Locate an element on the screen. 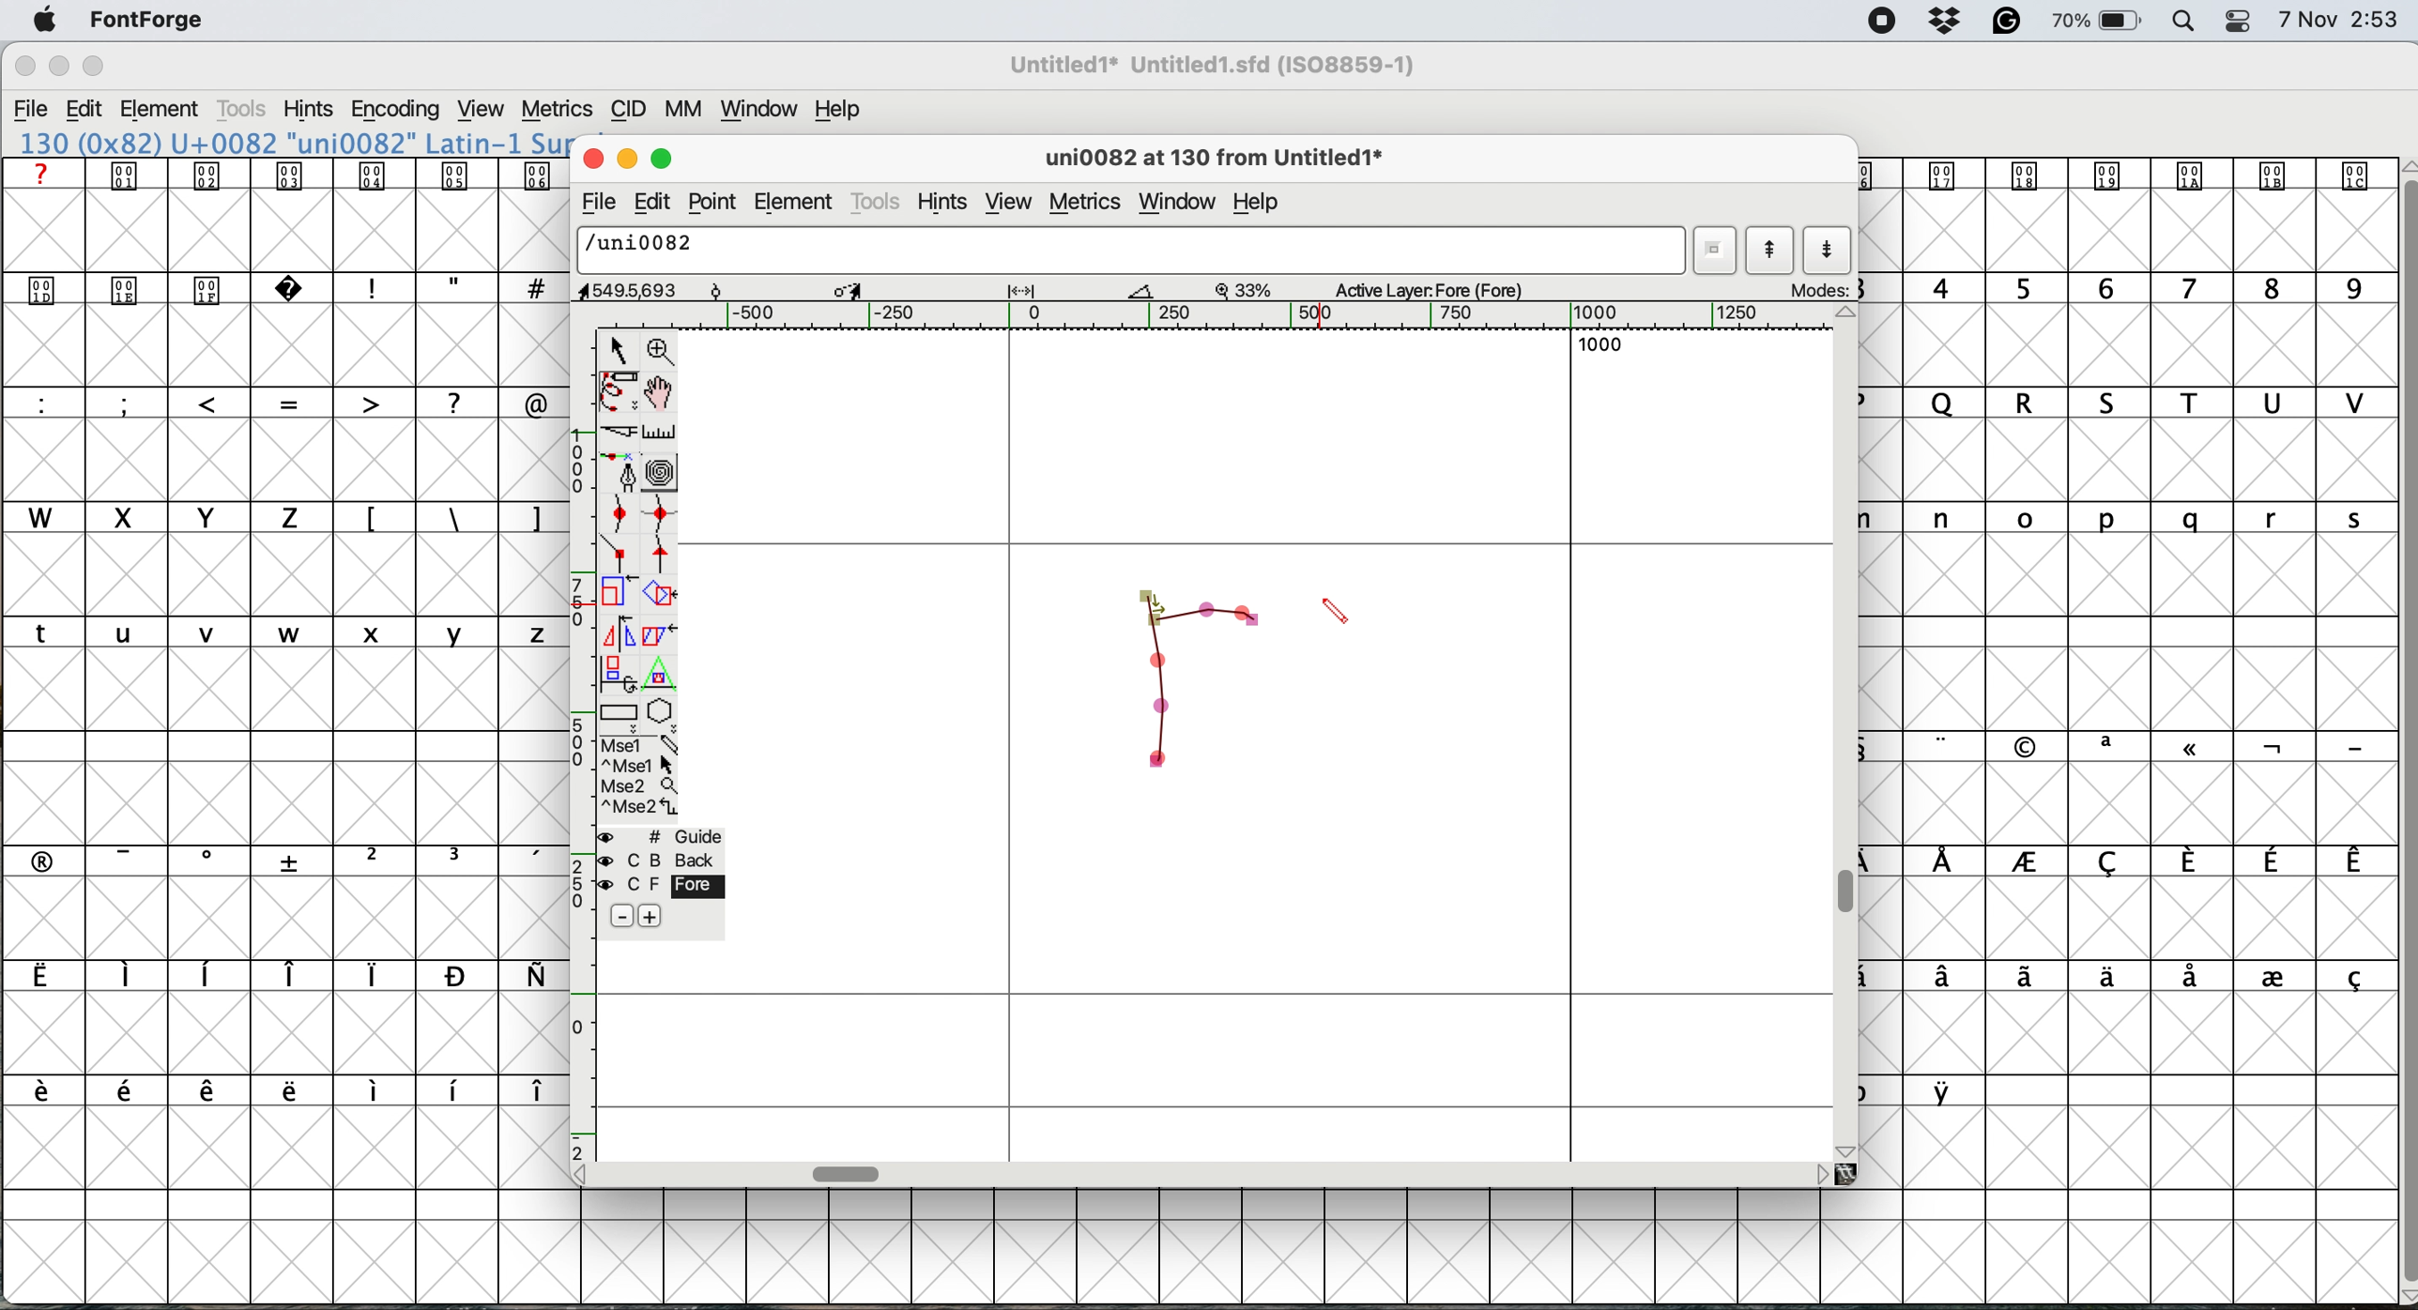  special characters is located at coordinates (270, 1089).